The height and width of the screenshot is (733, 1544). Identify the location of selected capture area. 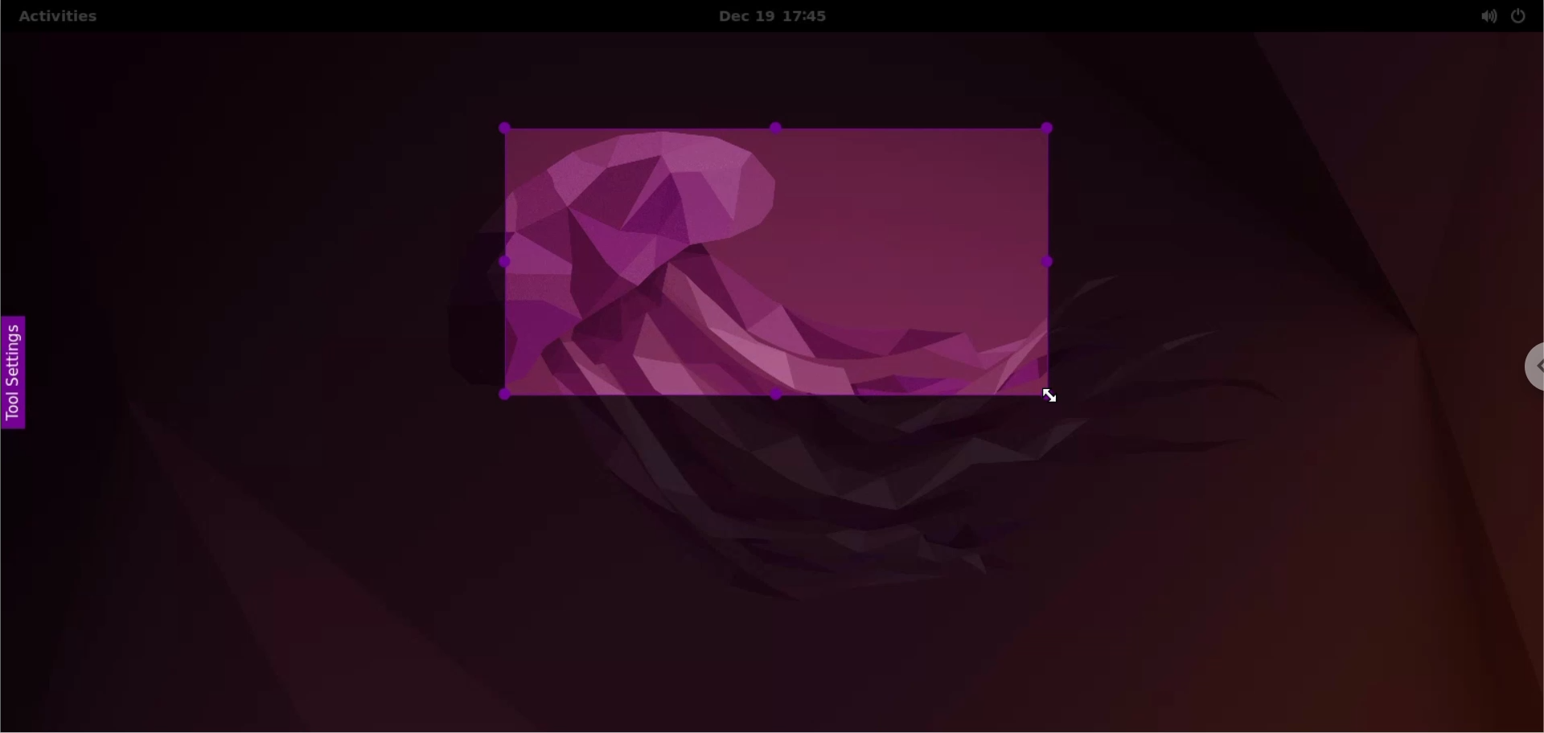
(773, 264).